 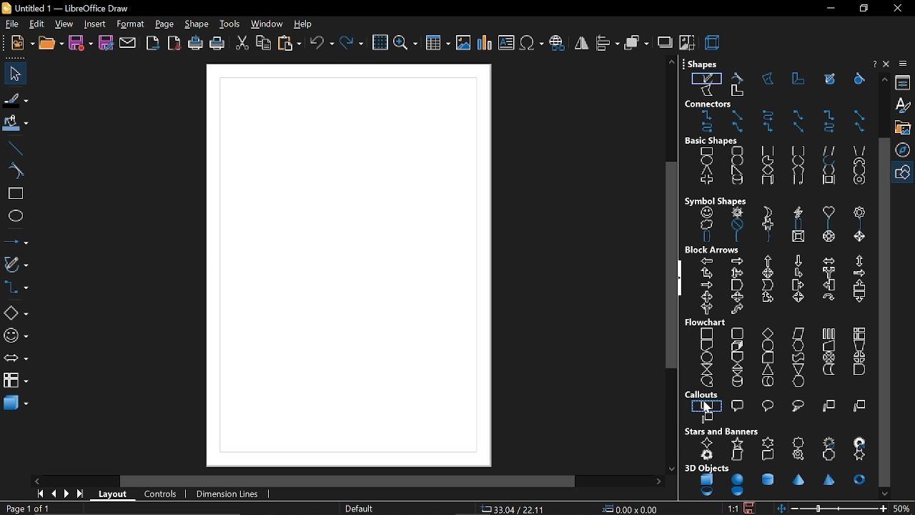 I want to click on free form line, so click(x=706, y=77).